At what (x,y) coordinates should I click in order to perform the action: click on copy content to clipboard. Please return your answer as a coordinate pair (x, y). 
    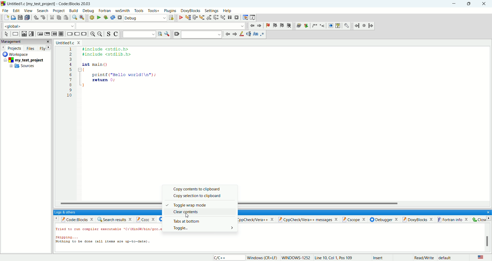
    Looking at the image, I should click on (200, 189).